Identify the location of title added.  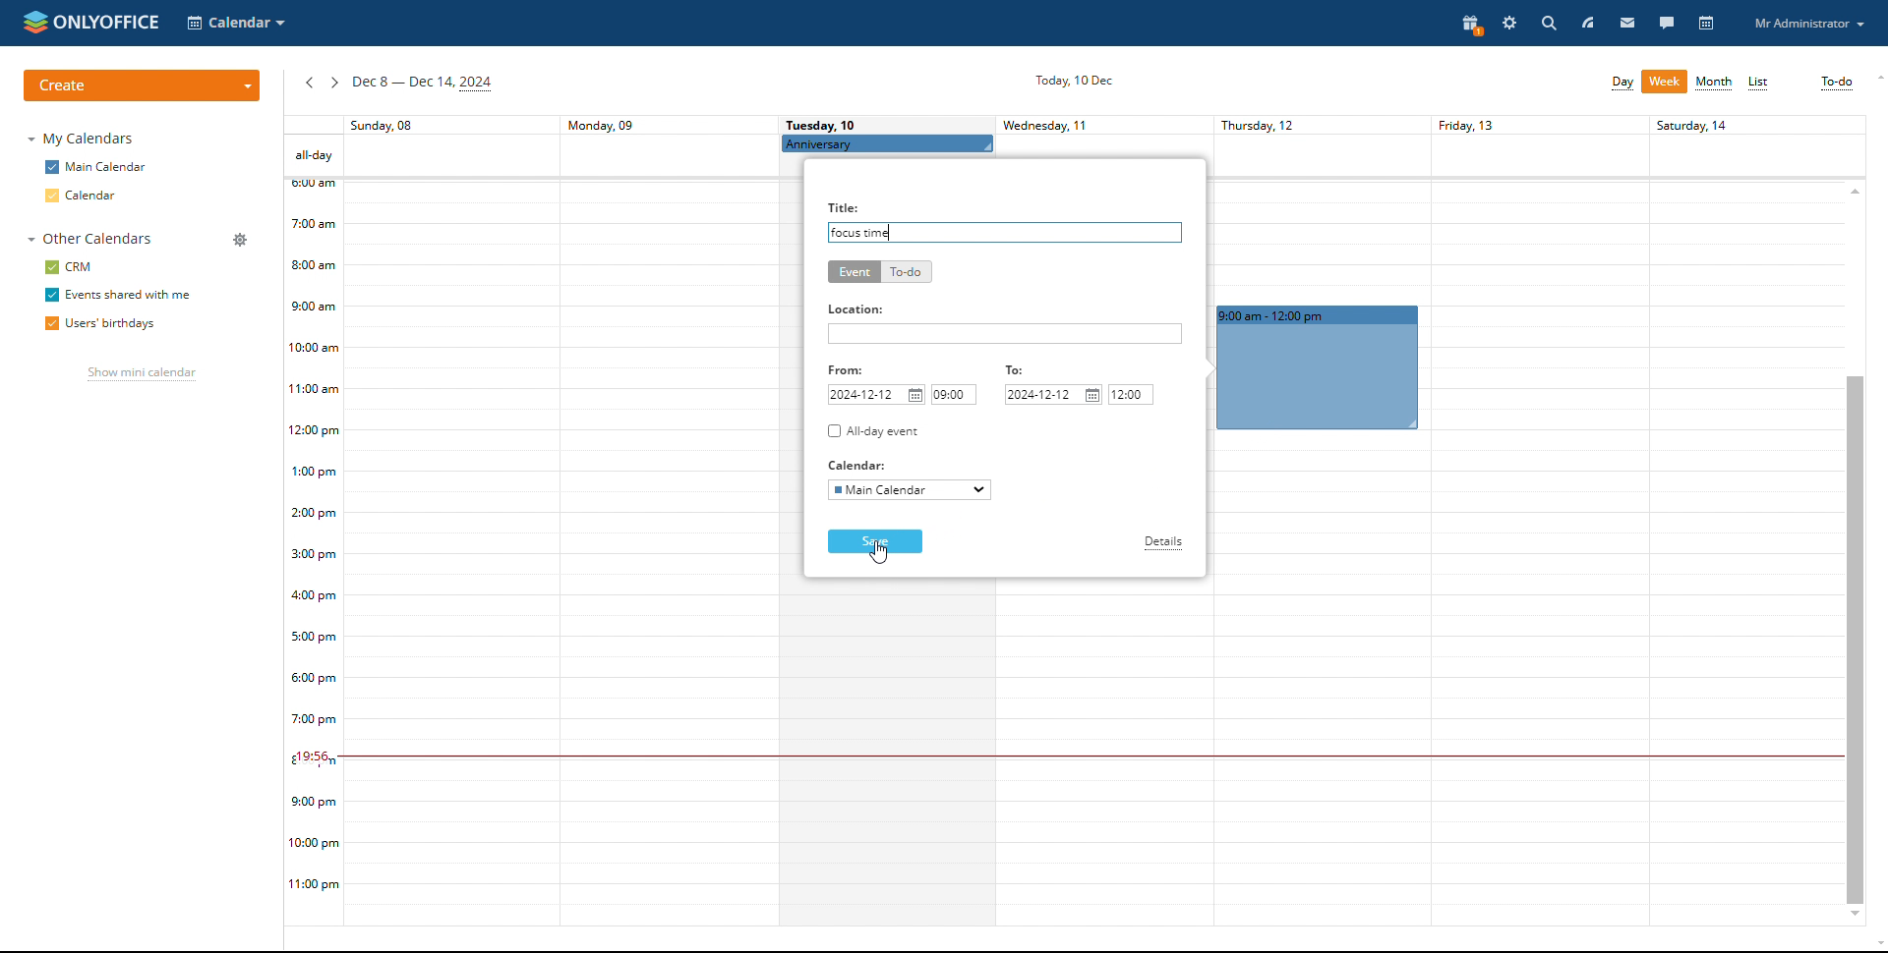
(863, 233).